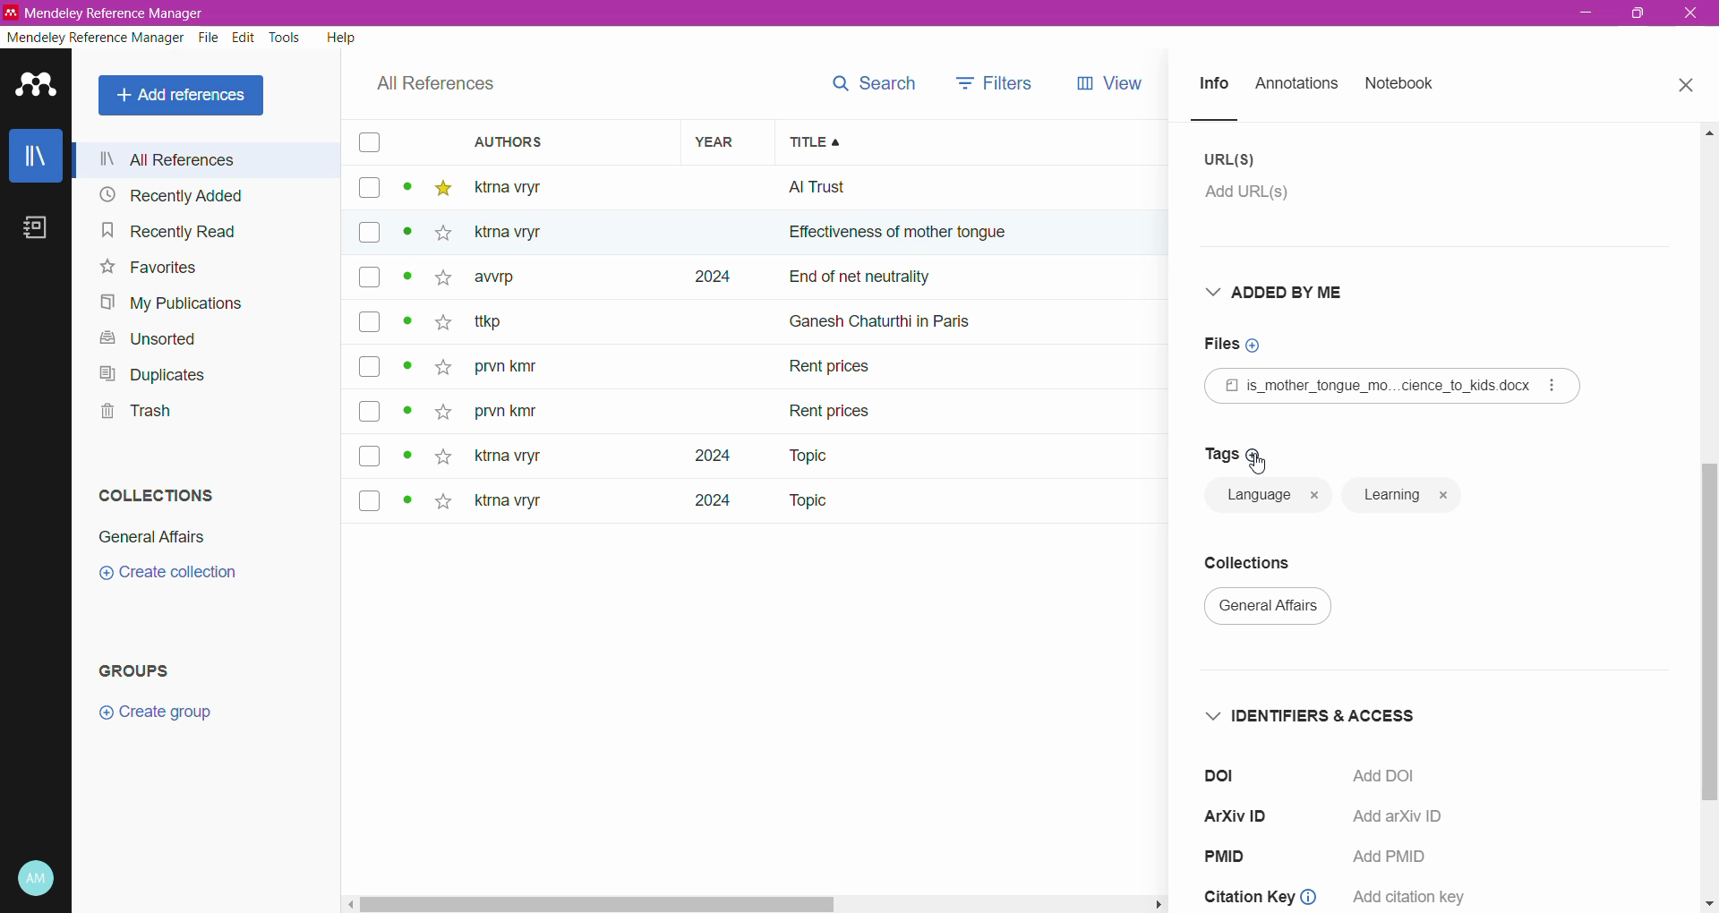 The image size is (1719, 913). Describe the element at coordinates (1318, 714) in the screenshot. I see `Identifiers and Access` at that location.